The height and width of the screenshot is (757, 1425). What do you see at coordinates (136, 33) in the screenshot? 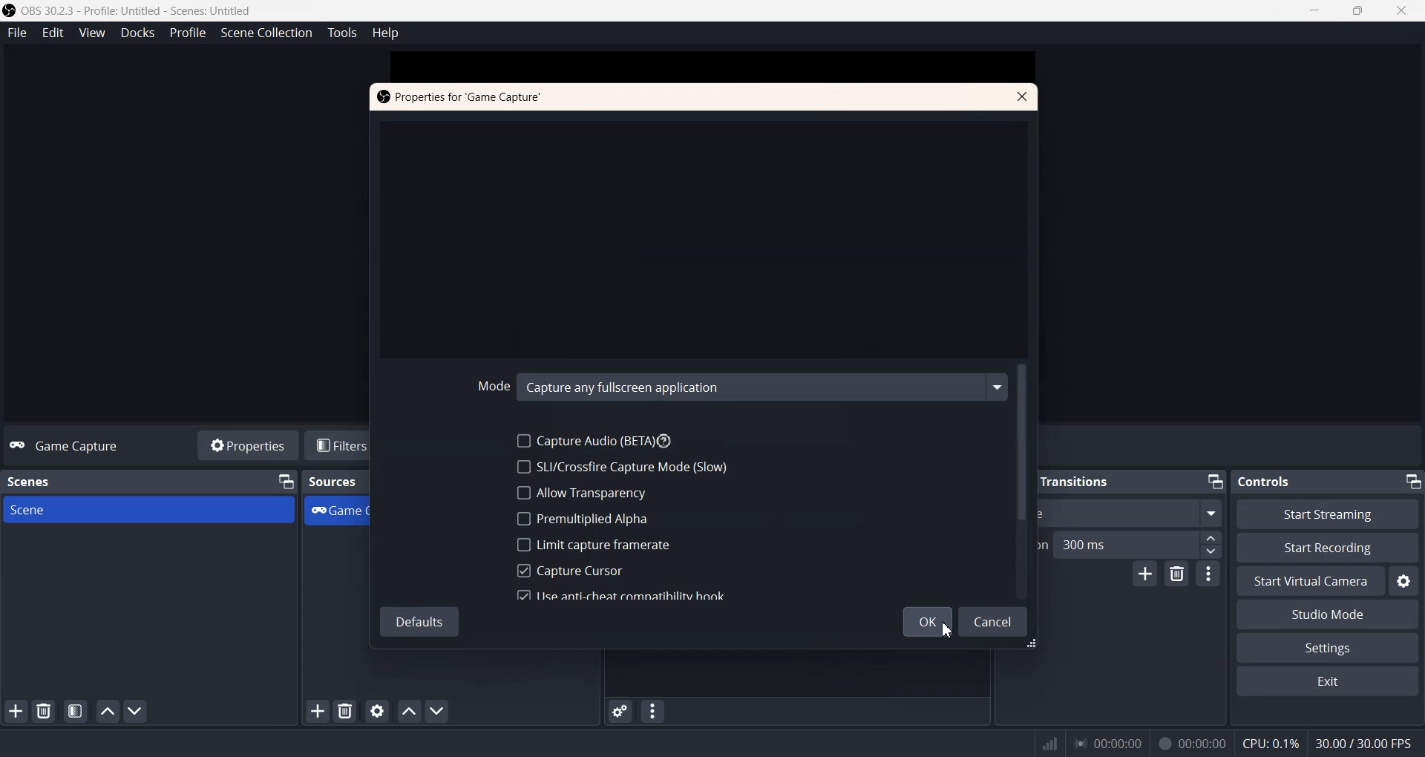
I see `Docks` at bounding box center [136, 33].